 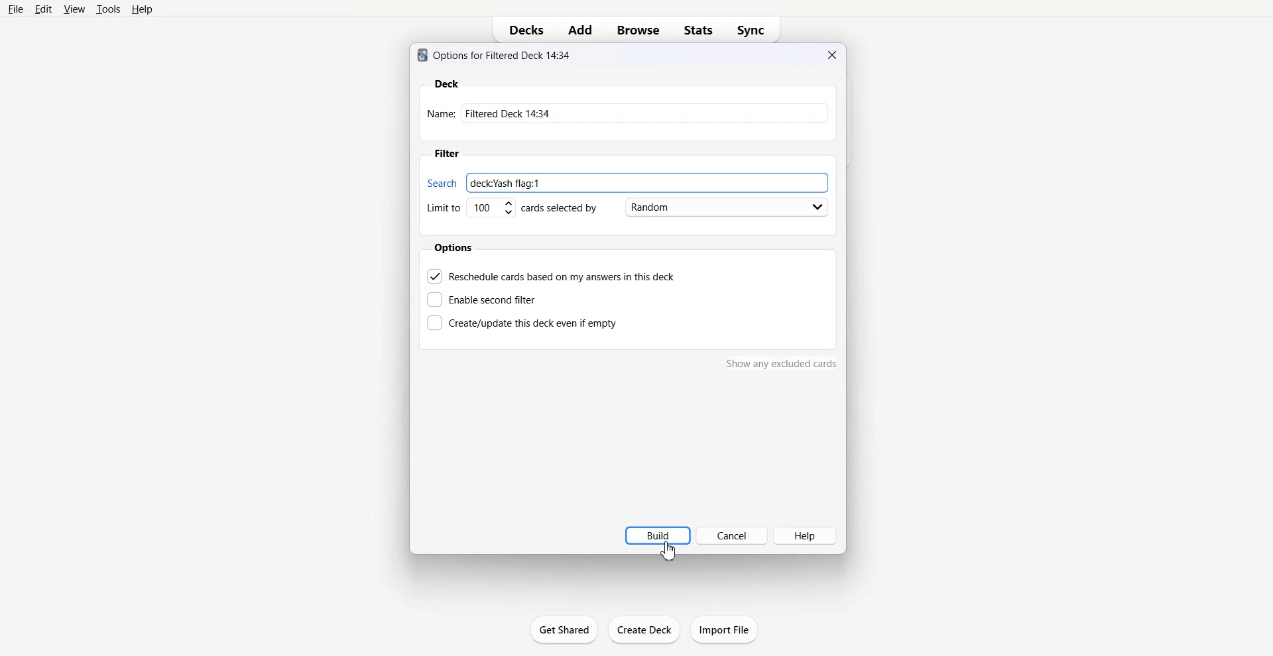 What do you see at coordinates (141, 9) in the screenshot?
I see `Help` at bounding box center [141, 9].